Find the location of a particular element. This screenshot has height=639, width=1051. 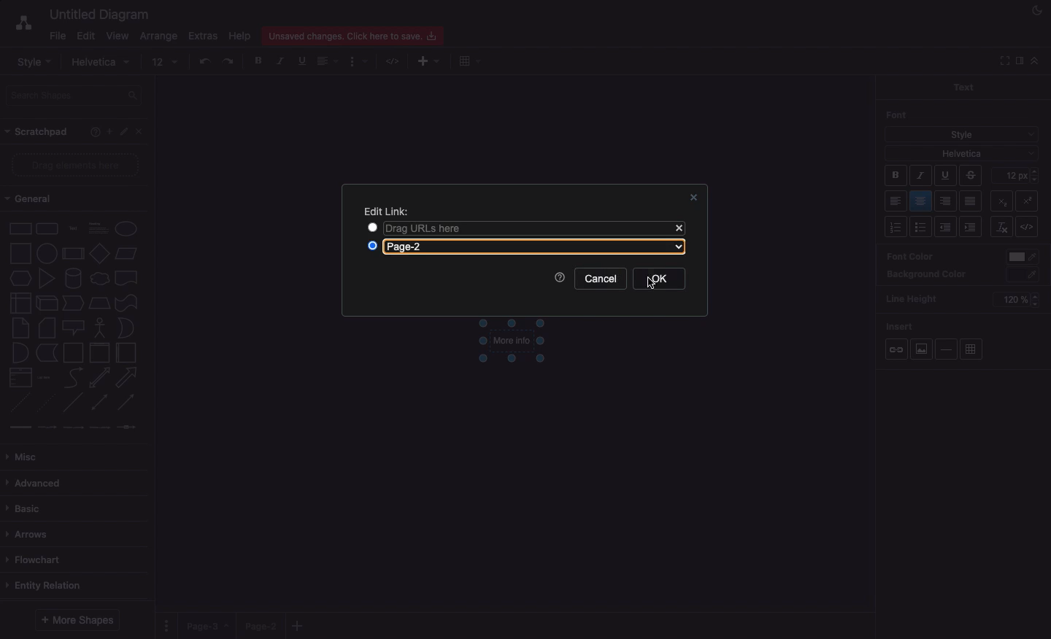

Style is located at coordinates (34, 61).